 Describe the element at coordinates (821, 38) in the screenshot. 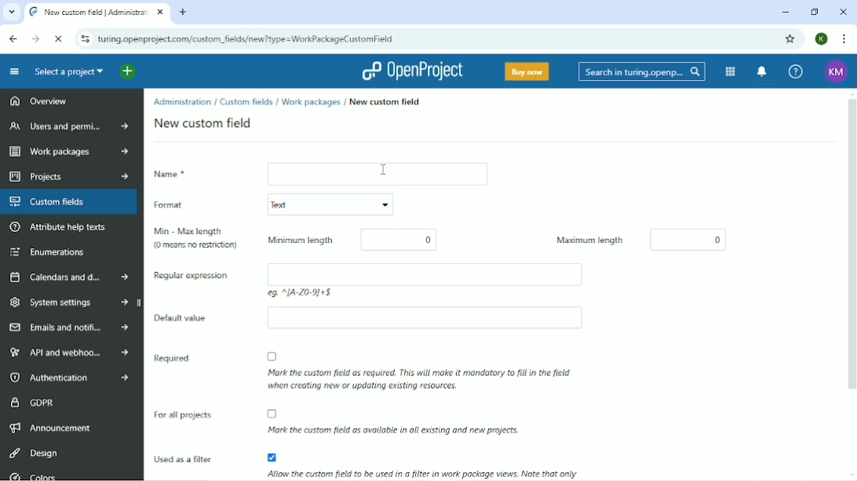

I see `Account` at that location.